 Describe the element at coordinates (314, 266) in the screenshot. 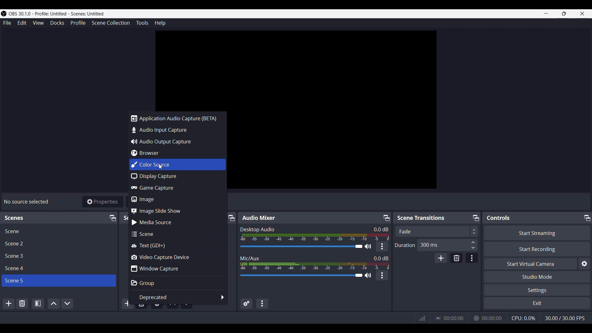

I see `Sound Indicator` at that location.